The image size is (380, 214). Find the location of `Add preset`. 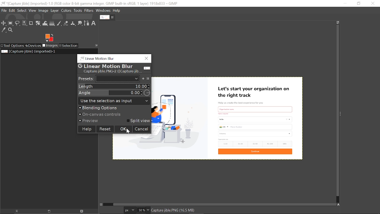

Add preset is located at coordinates (143, 78).